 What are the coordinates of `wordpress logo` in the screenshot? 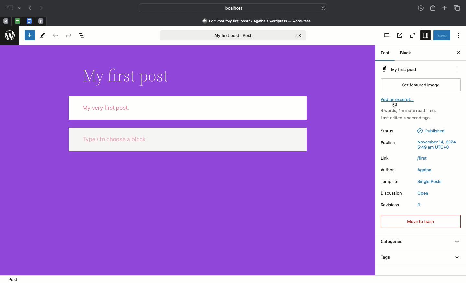 It's located at (10, 36).